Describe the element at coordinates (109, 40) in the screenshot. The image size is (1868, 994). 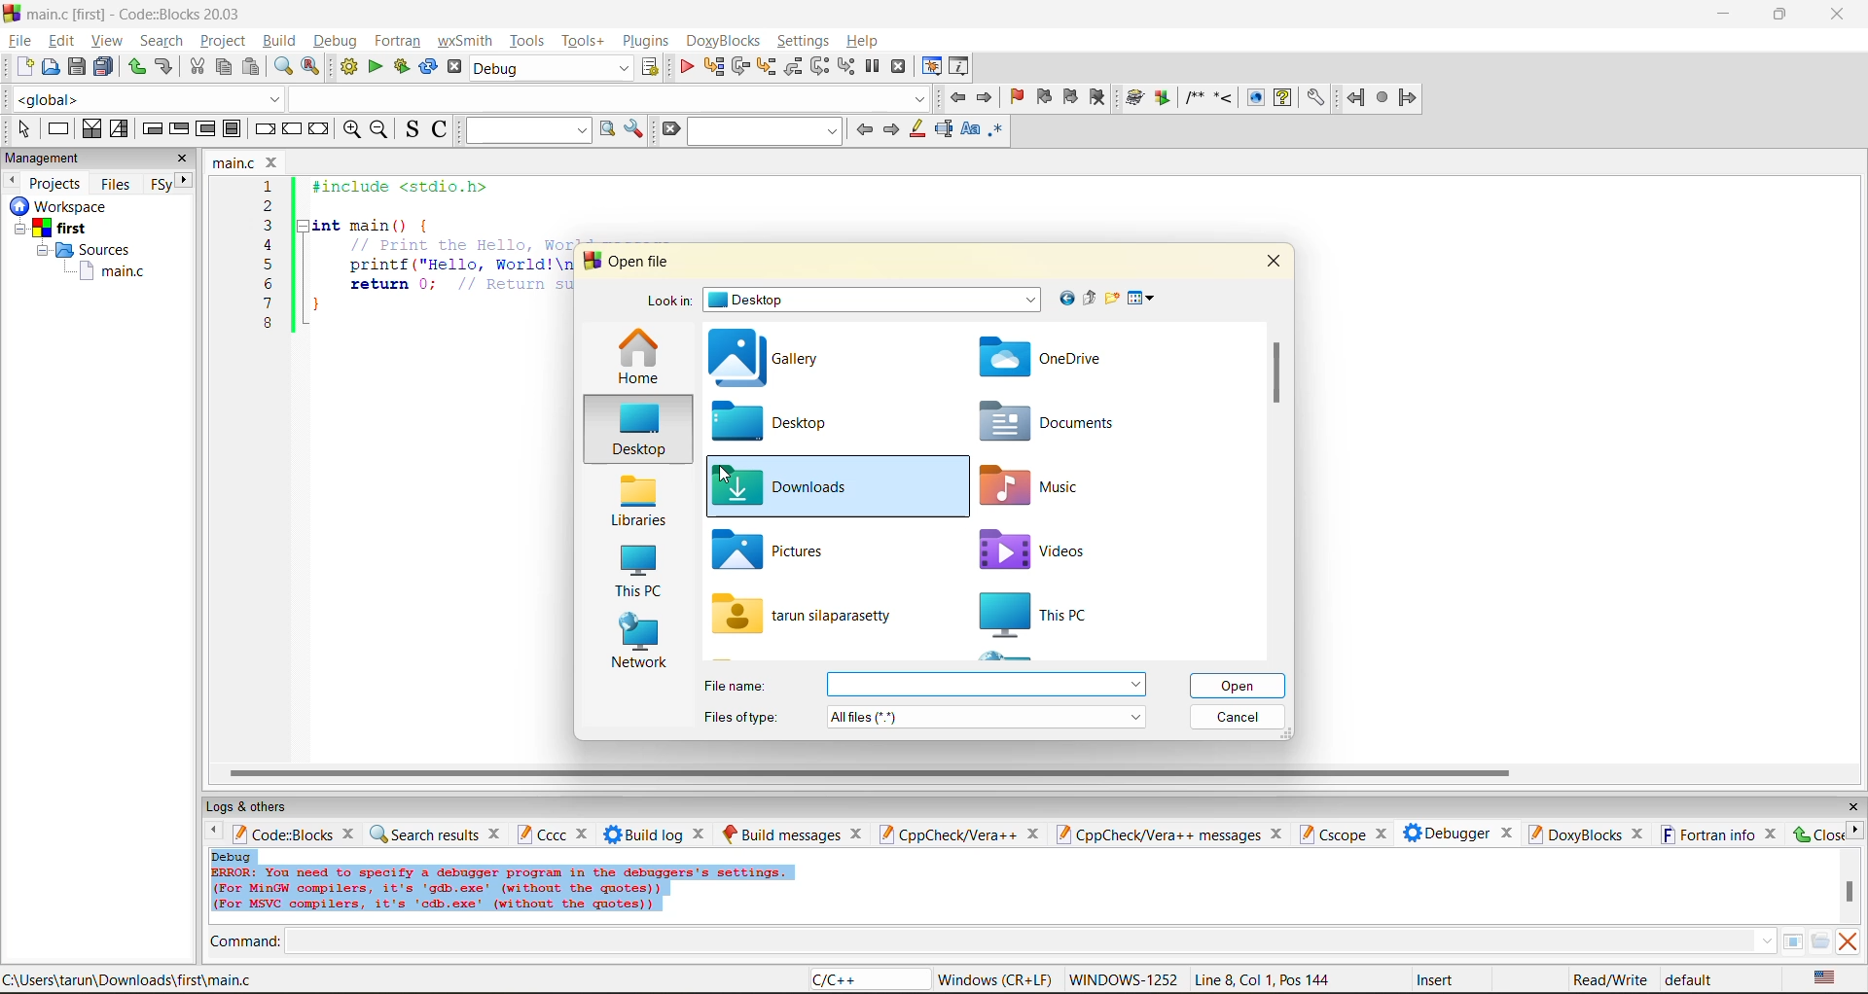
I see `view` at that location.